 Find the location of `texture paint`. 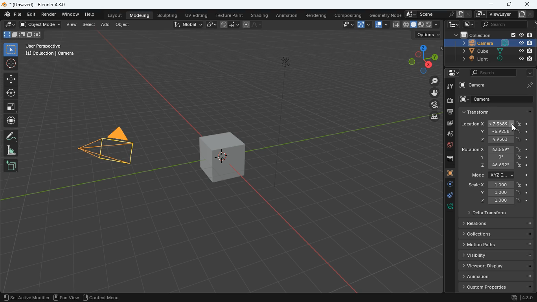

texture paint is located at coordinates (229, 15).